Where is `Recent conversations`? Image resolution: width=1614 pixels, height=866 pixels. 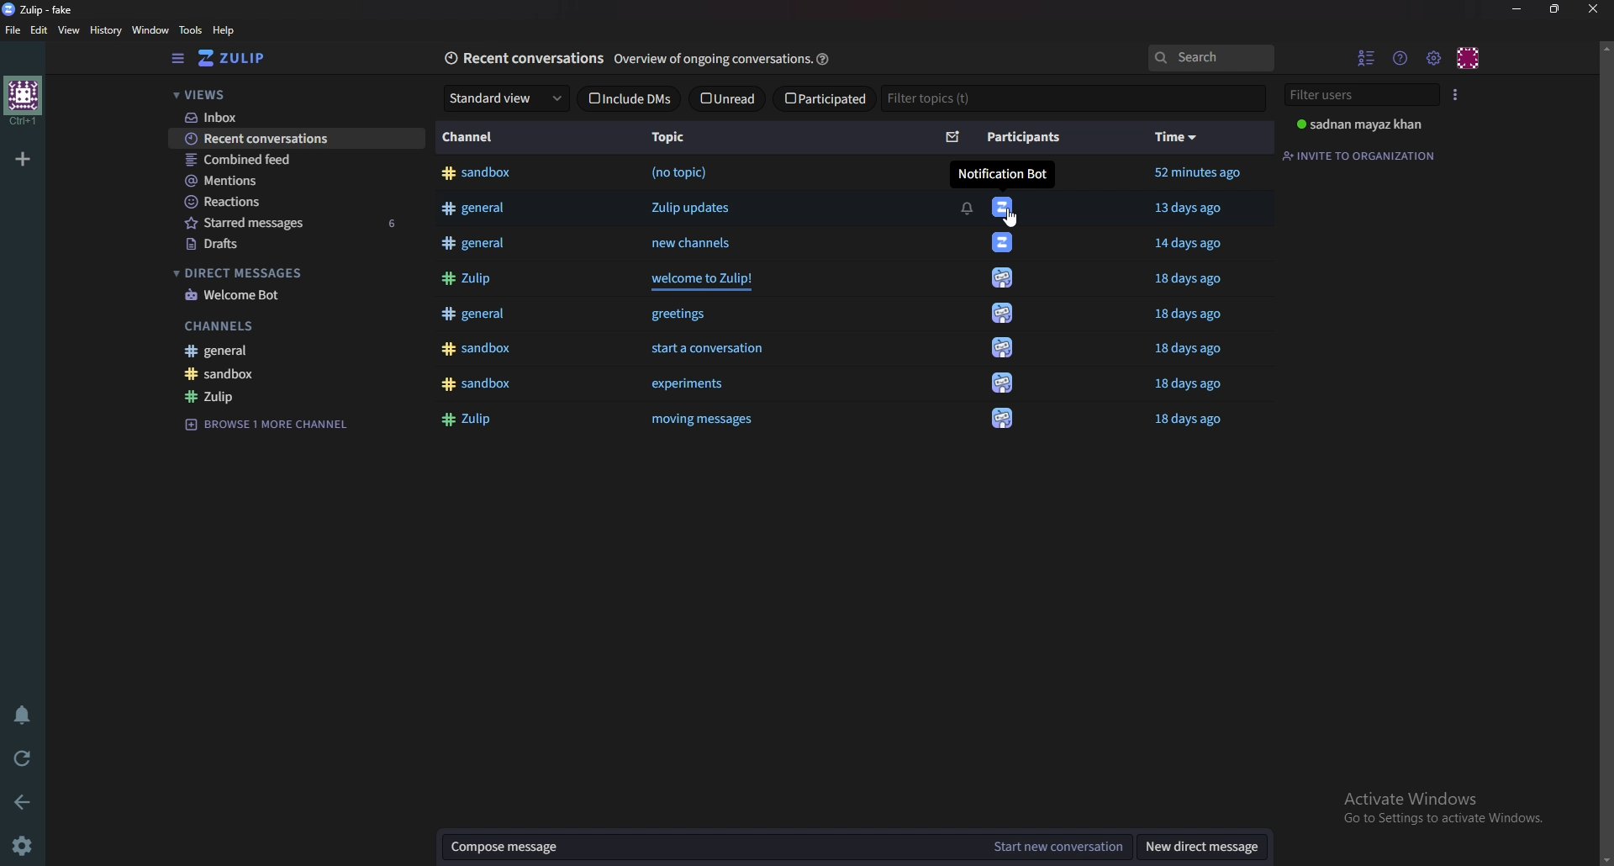 Recent conversations is located at coordinates (525, 56).